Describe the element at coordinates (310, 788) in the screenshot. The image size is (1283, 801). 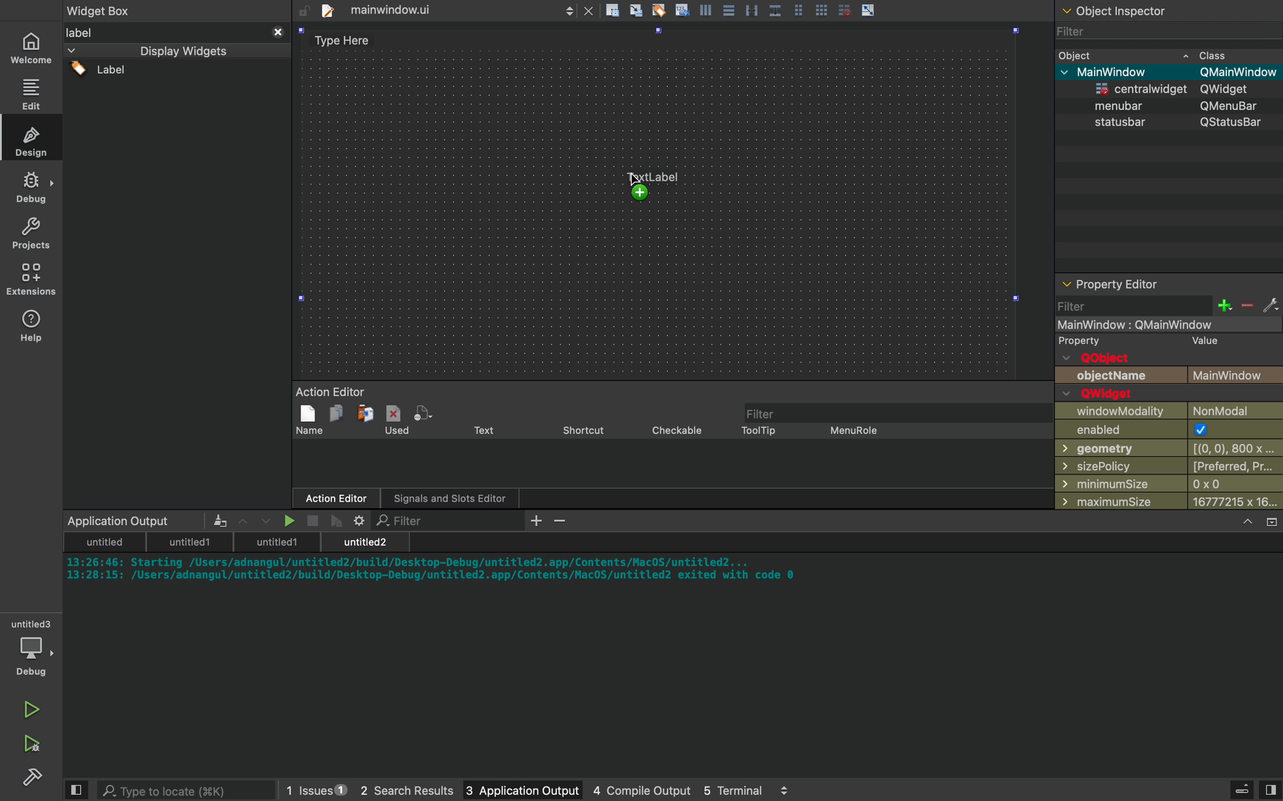
I see `1 issues` at that location.